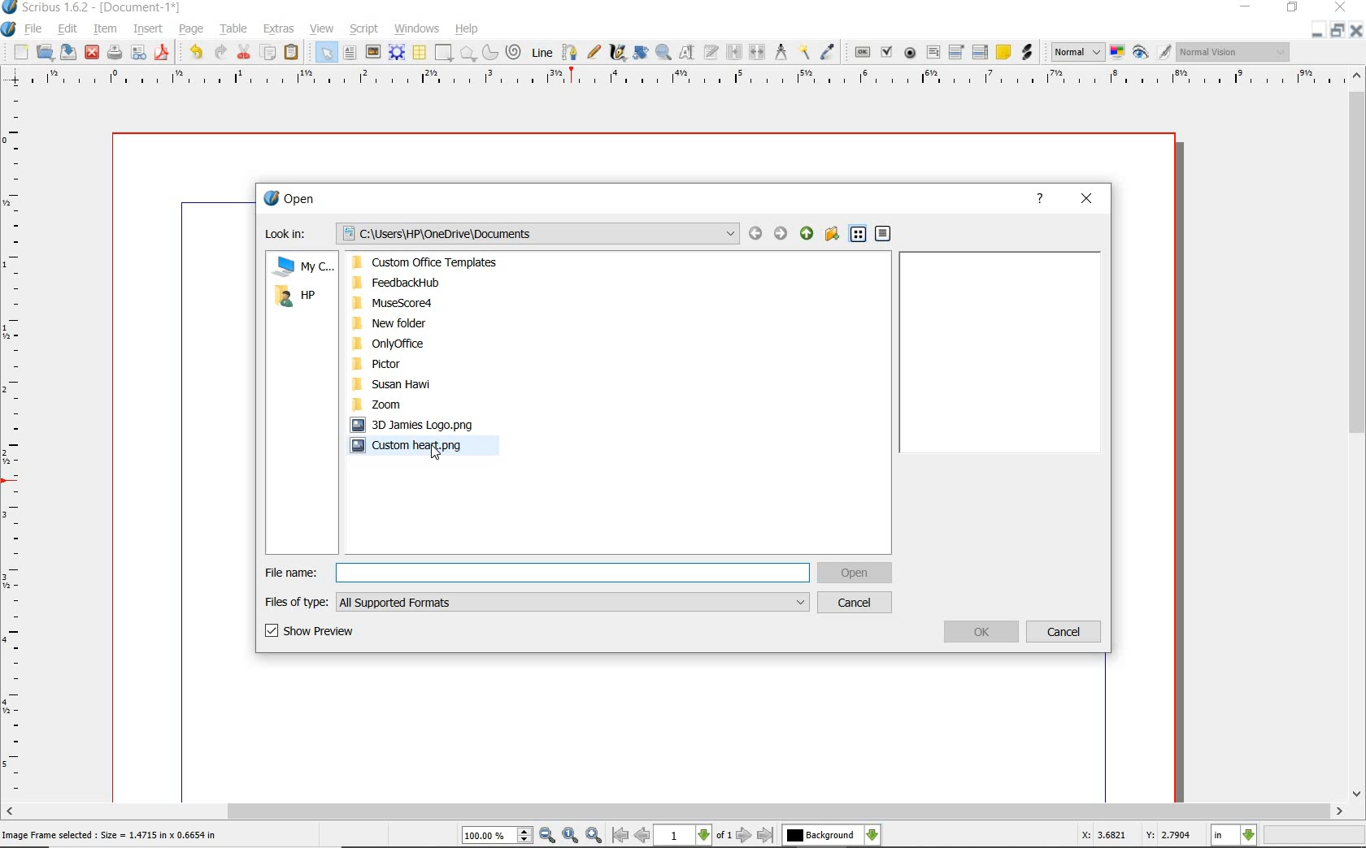  Describe the element at coordinates (291, 52) in the screenshot. I see `paste` at that location.